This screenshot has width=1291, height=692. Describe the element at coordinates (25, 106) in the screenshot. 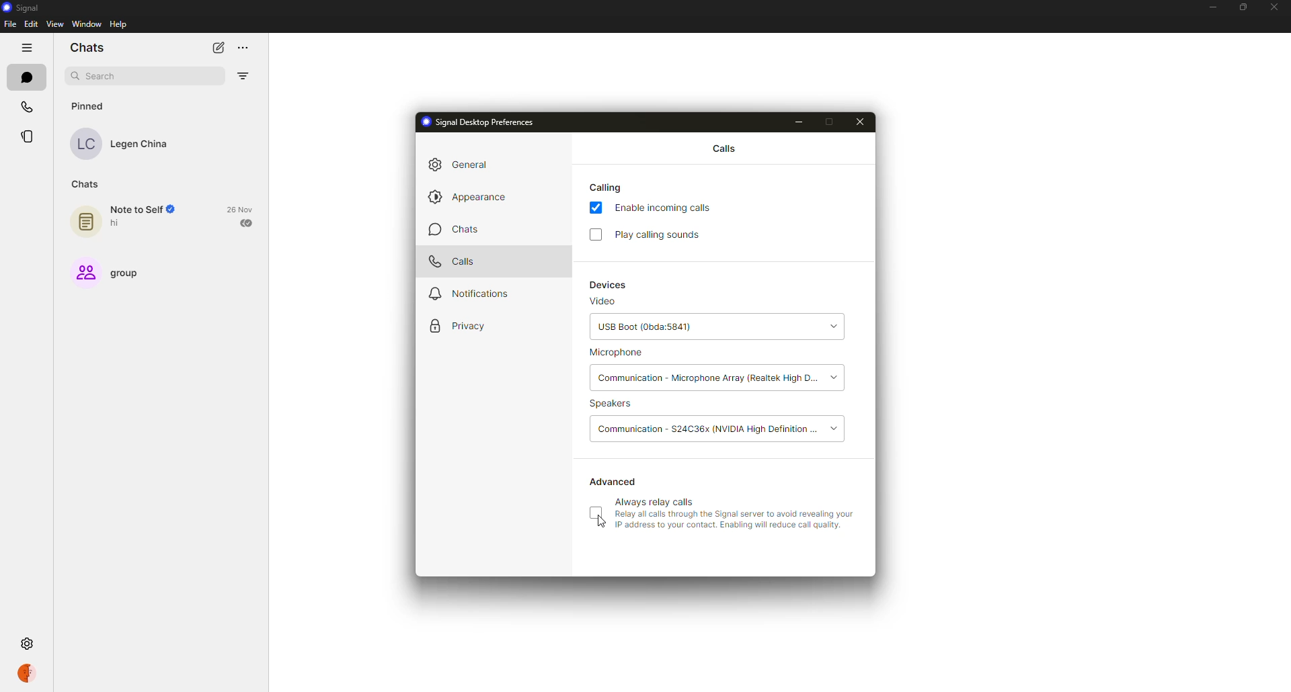

I see `calls` at that location.